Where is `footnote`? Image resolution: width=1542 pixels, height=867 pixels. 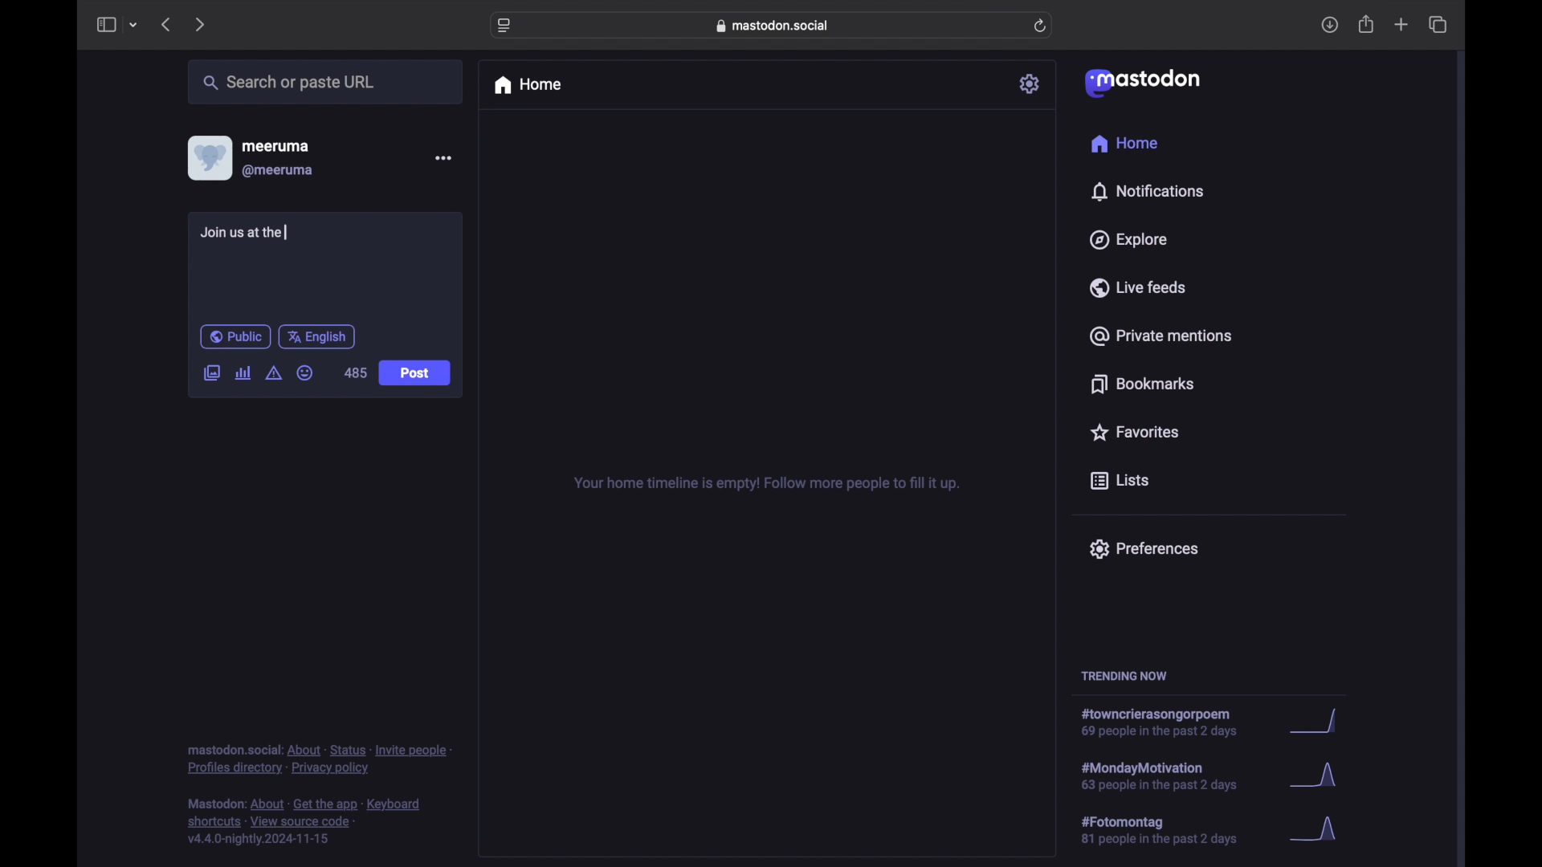
footnote is located at coordinates (307, 822).